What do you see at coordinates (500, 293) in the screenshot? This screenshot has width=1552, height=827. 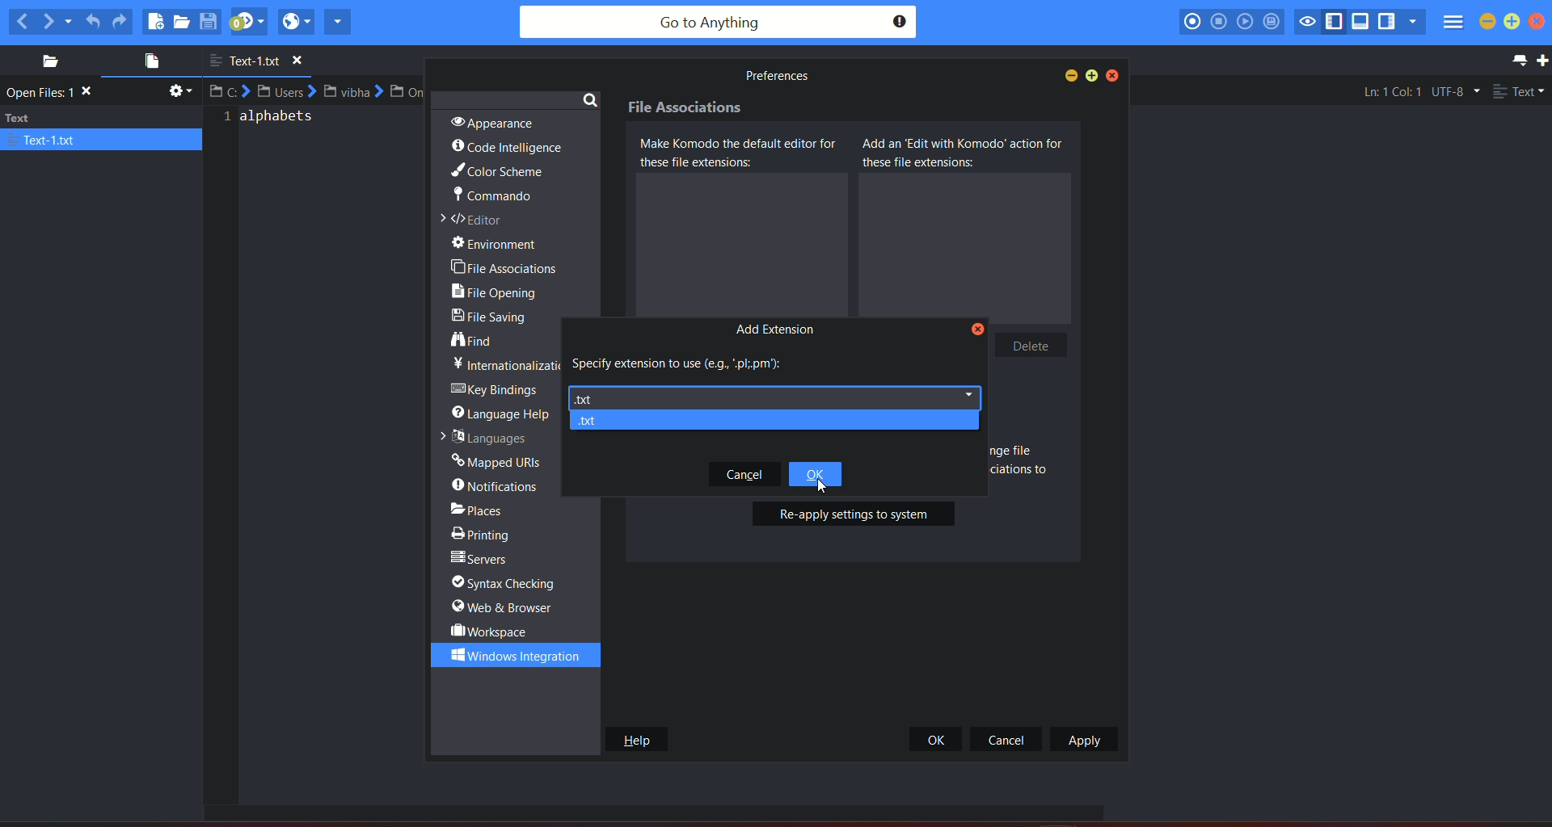 I see `file opening` at bounding box center [500, 293].